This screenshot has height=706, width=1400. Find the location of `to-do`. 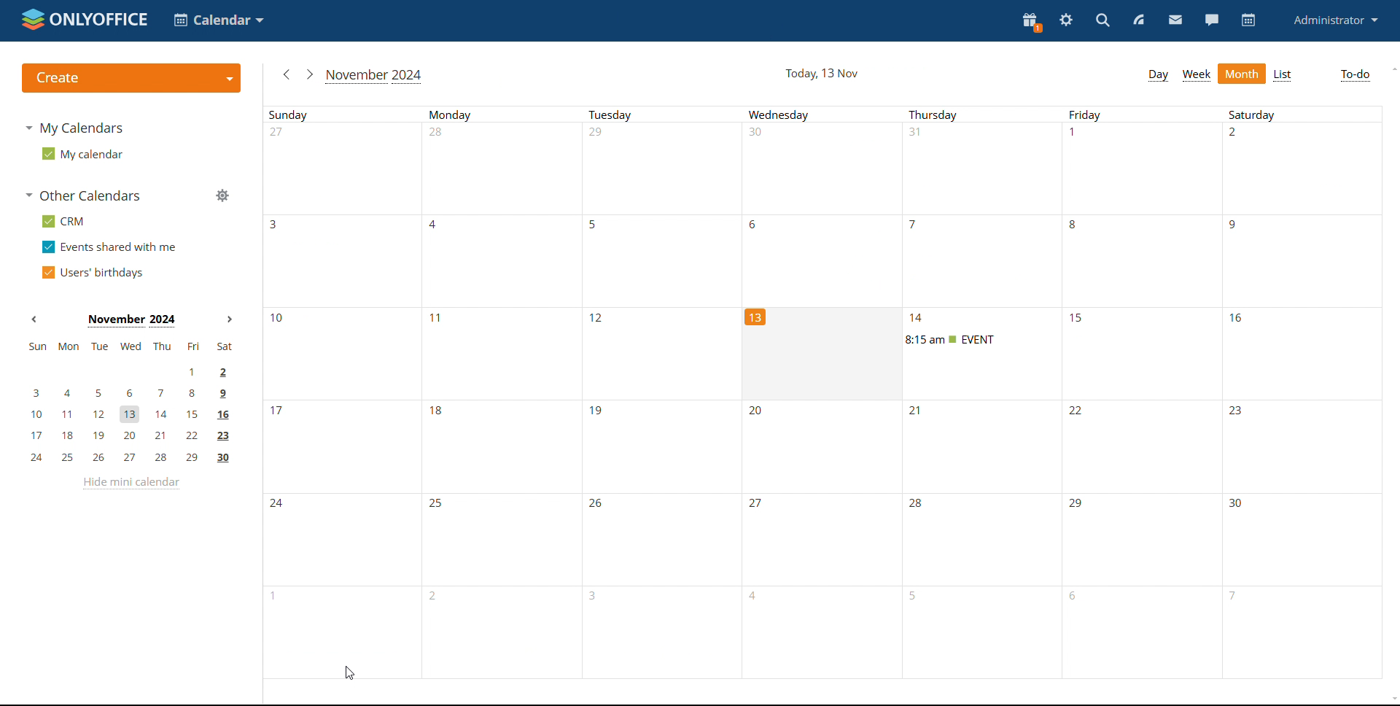

to-do is located at coordinates (1354, 76).